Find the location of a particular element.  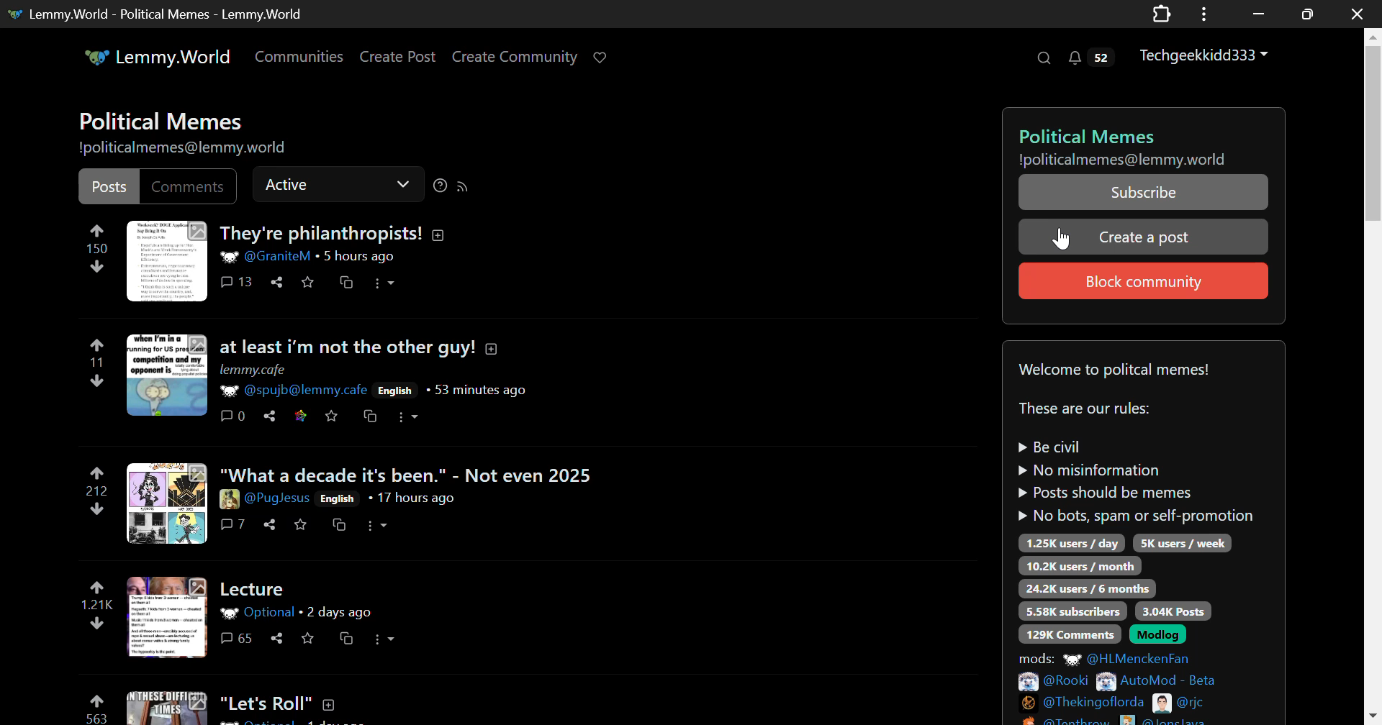

Comments Filter Unselected is located at coordinates (189, 188).